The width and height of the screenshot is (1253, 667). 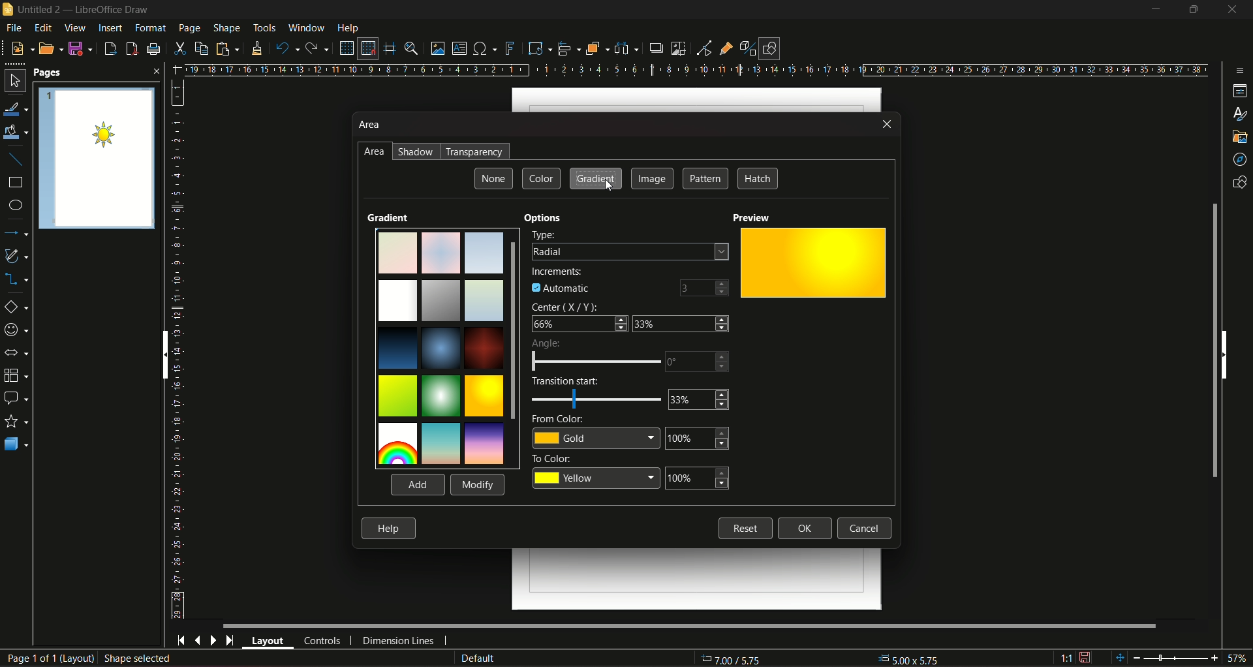 What do you see at coordinates (544, 217) in the screenshot?
I see `options` at bounding box center [544, 217].